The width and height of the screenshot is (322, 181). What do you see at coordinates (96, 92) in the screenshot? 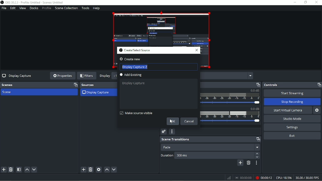
I see `Display Capture` at bounding box center [96, 92].